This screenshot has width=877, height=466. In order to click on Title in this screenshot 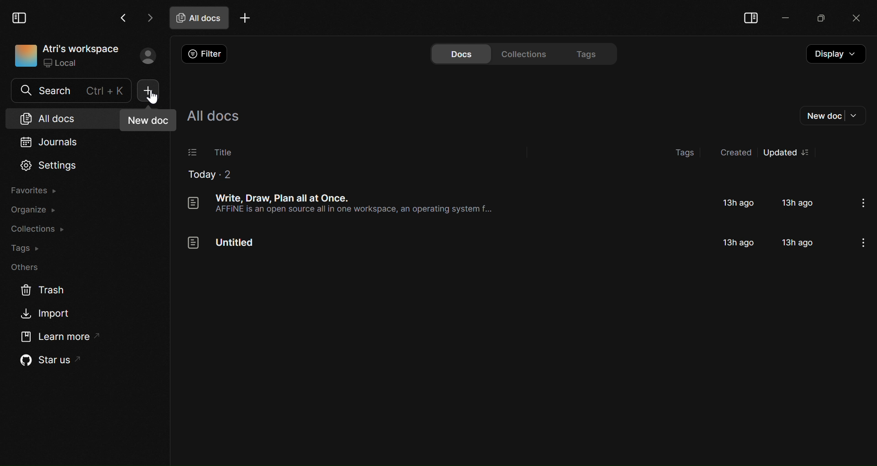, I will do `click(223, 153)`.